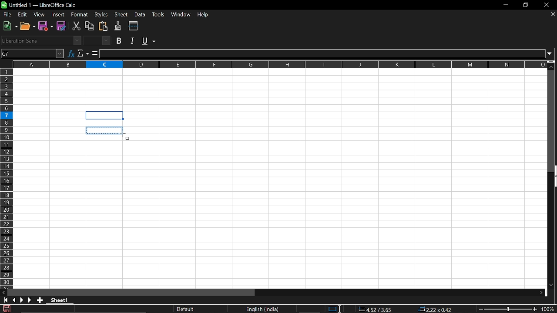  What do you see at coordinates (508, 309) in the screenshot?
I see `Change Zoom` at bounding box center [508, 309].